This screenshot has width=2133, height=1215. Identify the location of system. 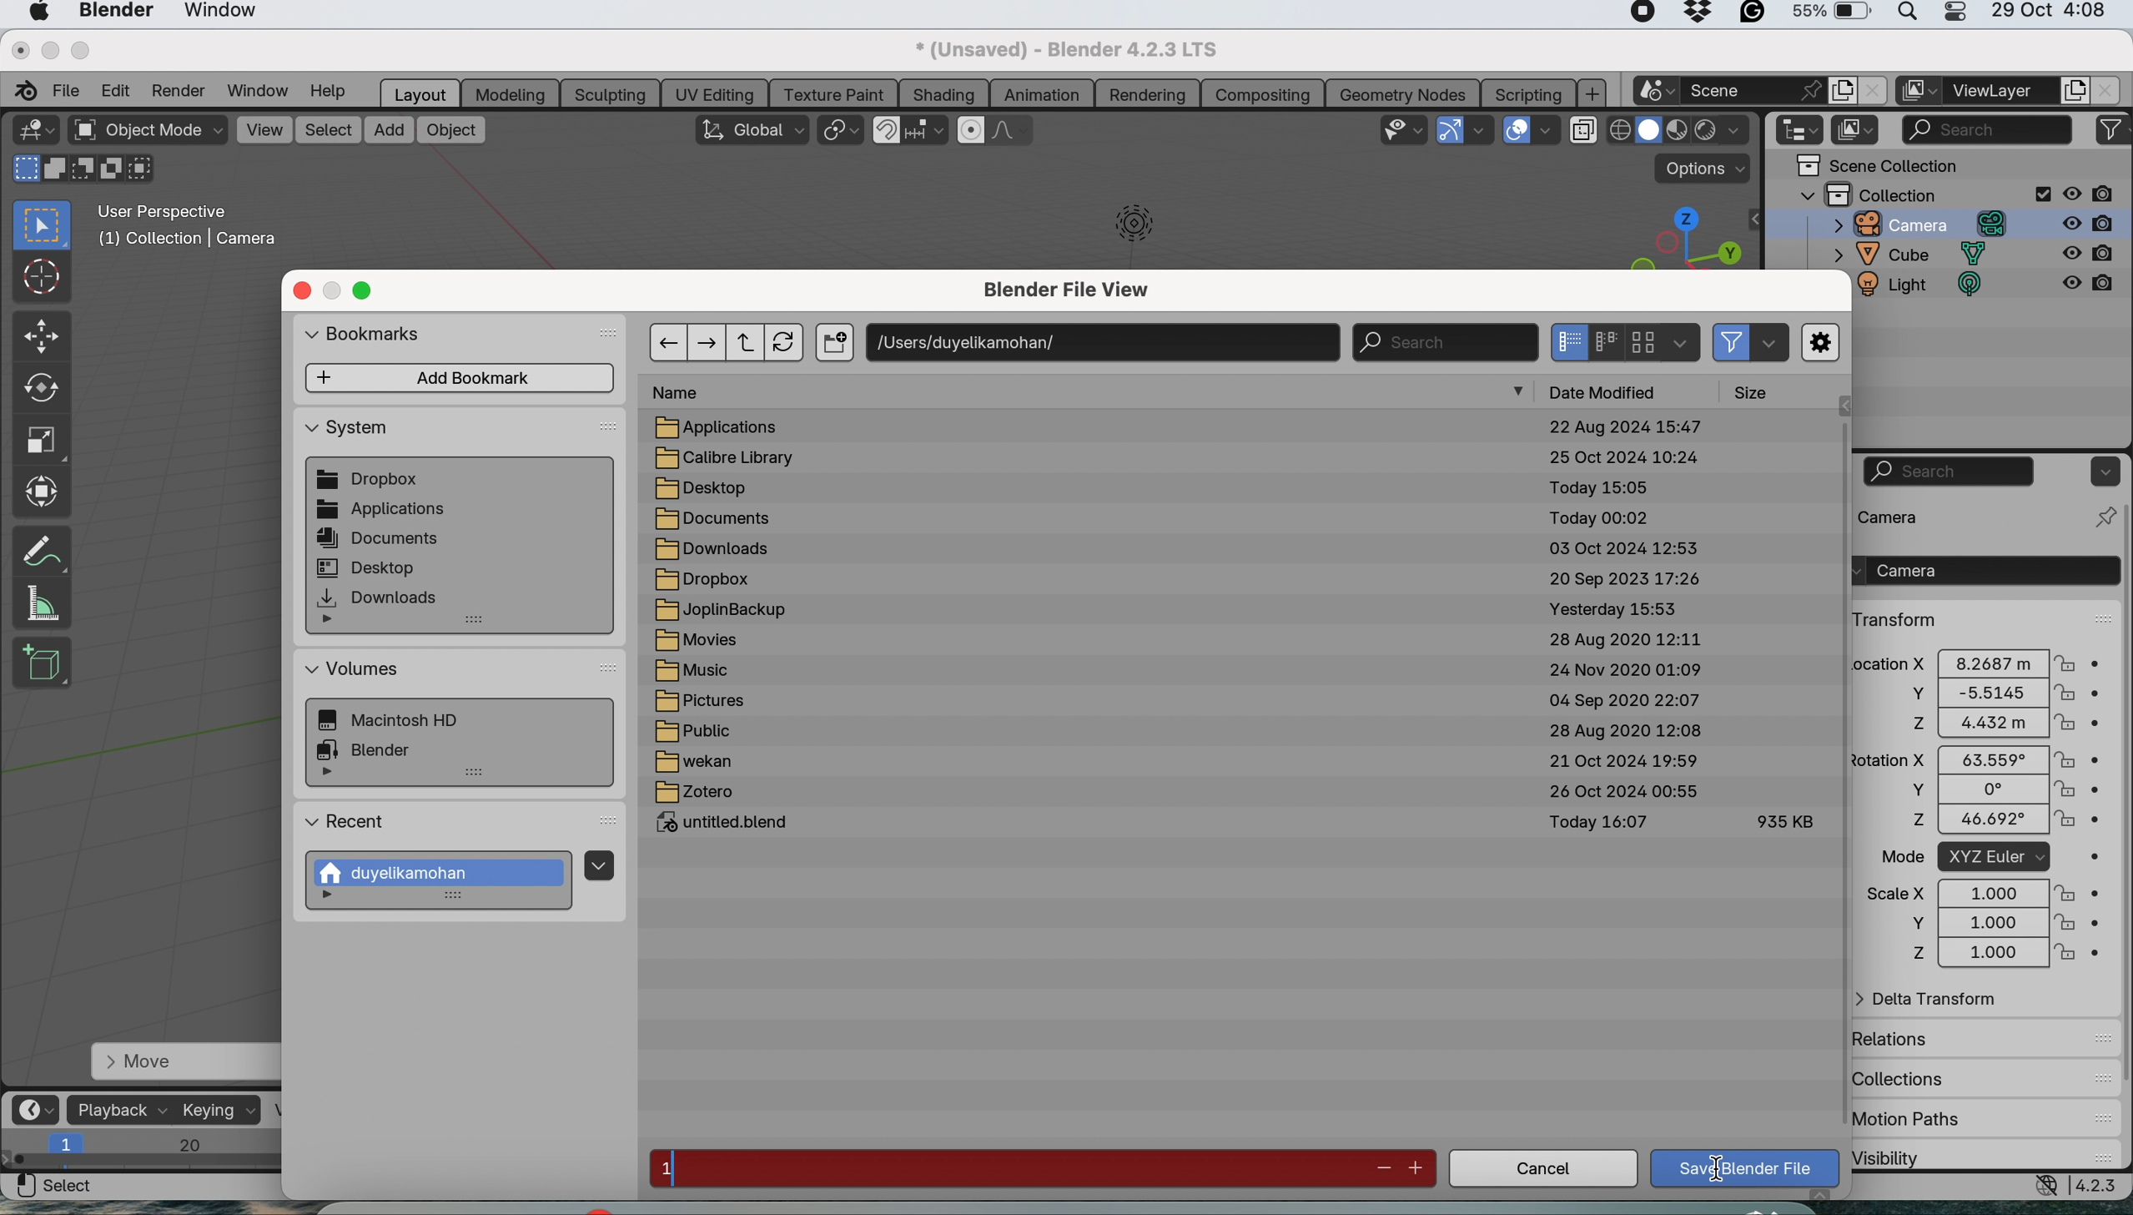
(401, 722).